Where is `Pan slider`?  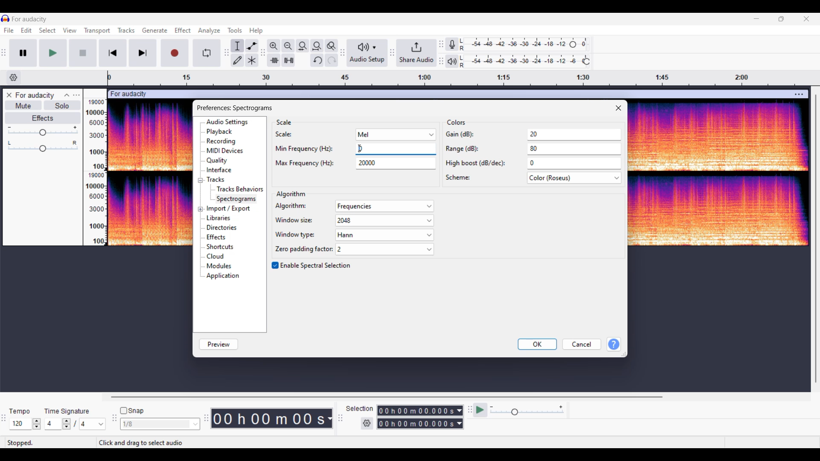 Pan slider is located at coordinates (43, 146).